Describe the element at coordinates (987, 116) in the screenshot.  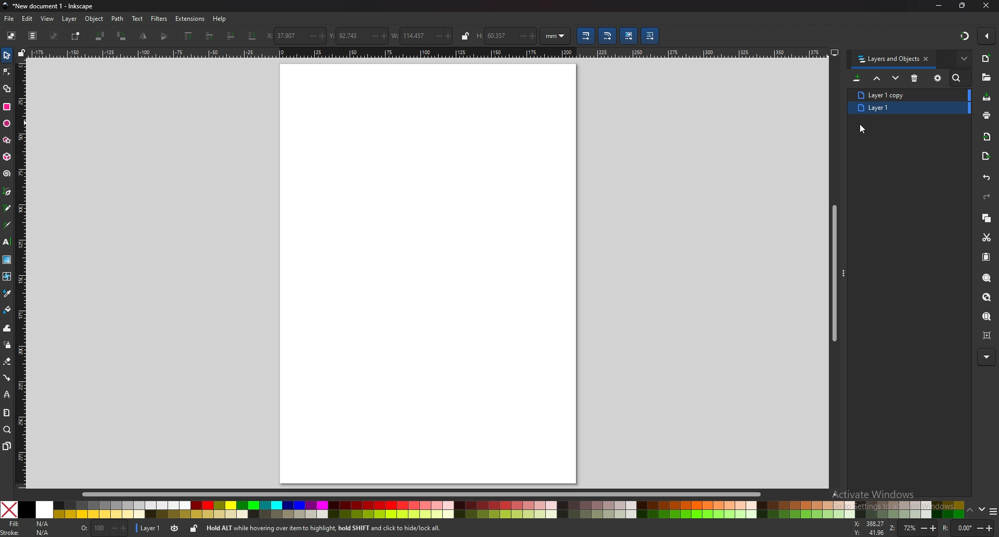
I see `print` at that location.